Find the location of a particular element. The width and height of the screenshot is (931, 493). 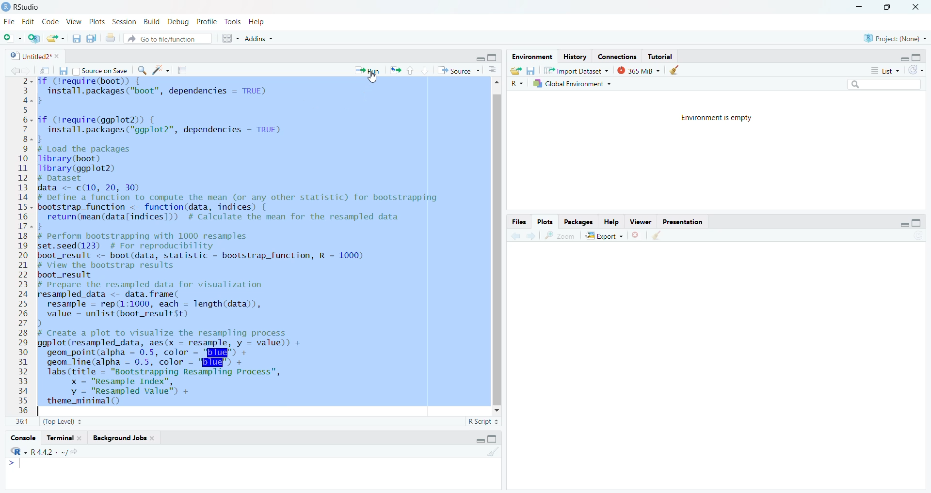

hide r script is located at coordinates (481, 441).